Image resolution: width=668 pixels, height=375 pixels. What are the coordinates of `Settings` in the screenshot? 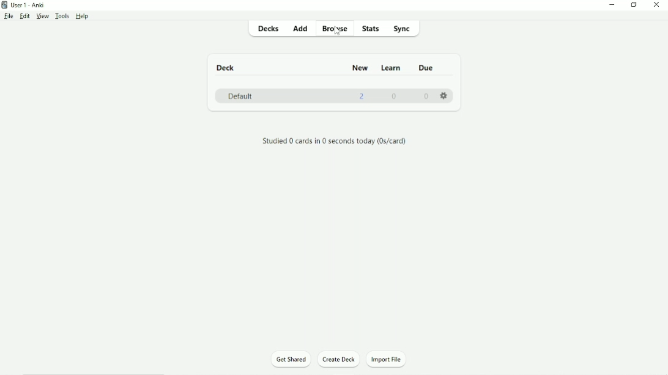 It's located at (445, 96).